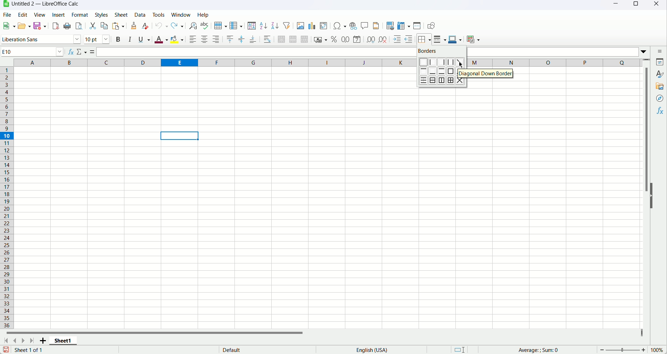  What do you see at coordinates (68, 26) in the screenshot?
I see `Print` at bounding box center [68, 26].